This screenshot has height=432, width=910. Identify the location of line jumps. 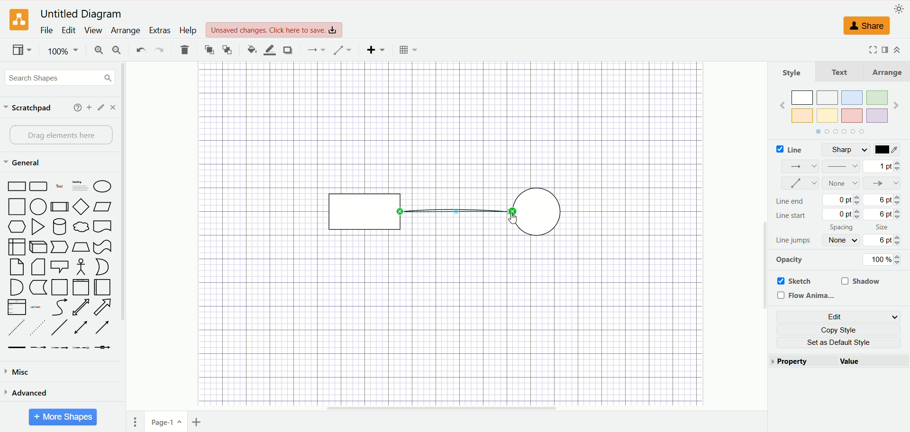
(793, 242).